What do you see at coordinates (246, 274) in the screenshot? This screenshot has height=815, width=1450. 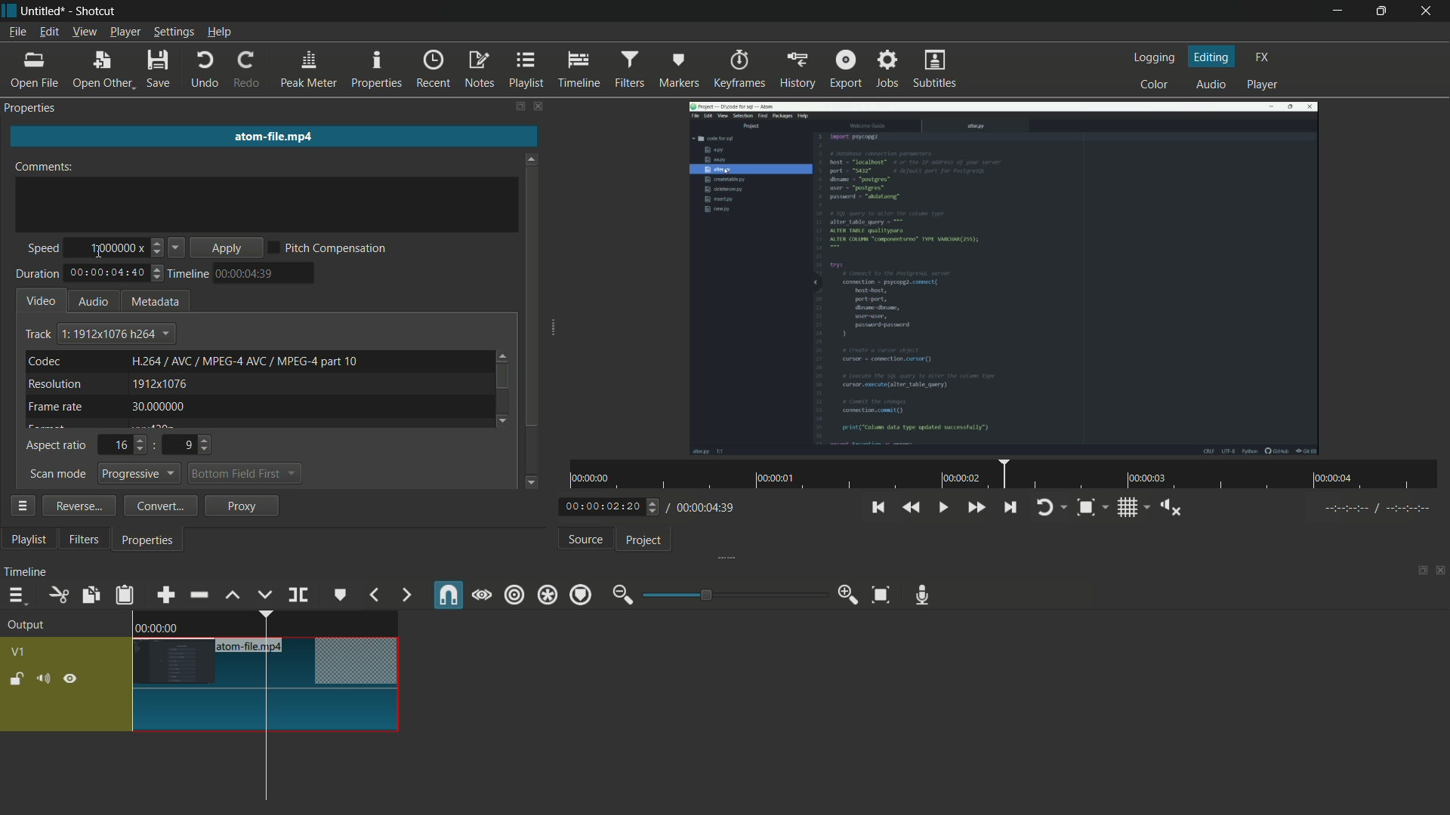 I see `time` at bounding box center [246, 274].